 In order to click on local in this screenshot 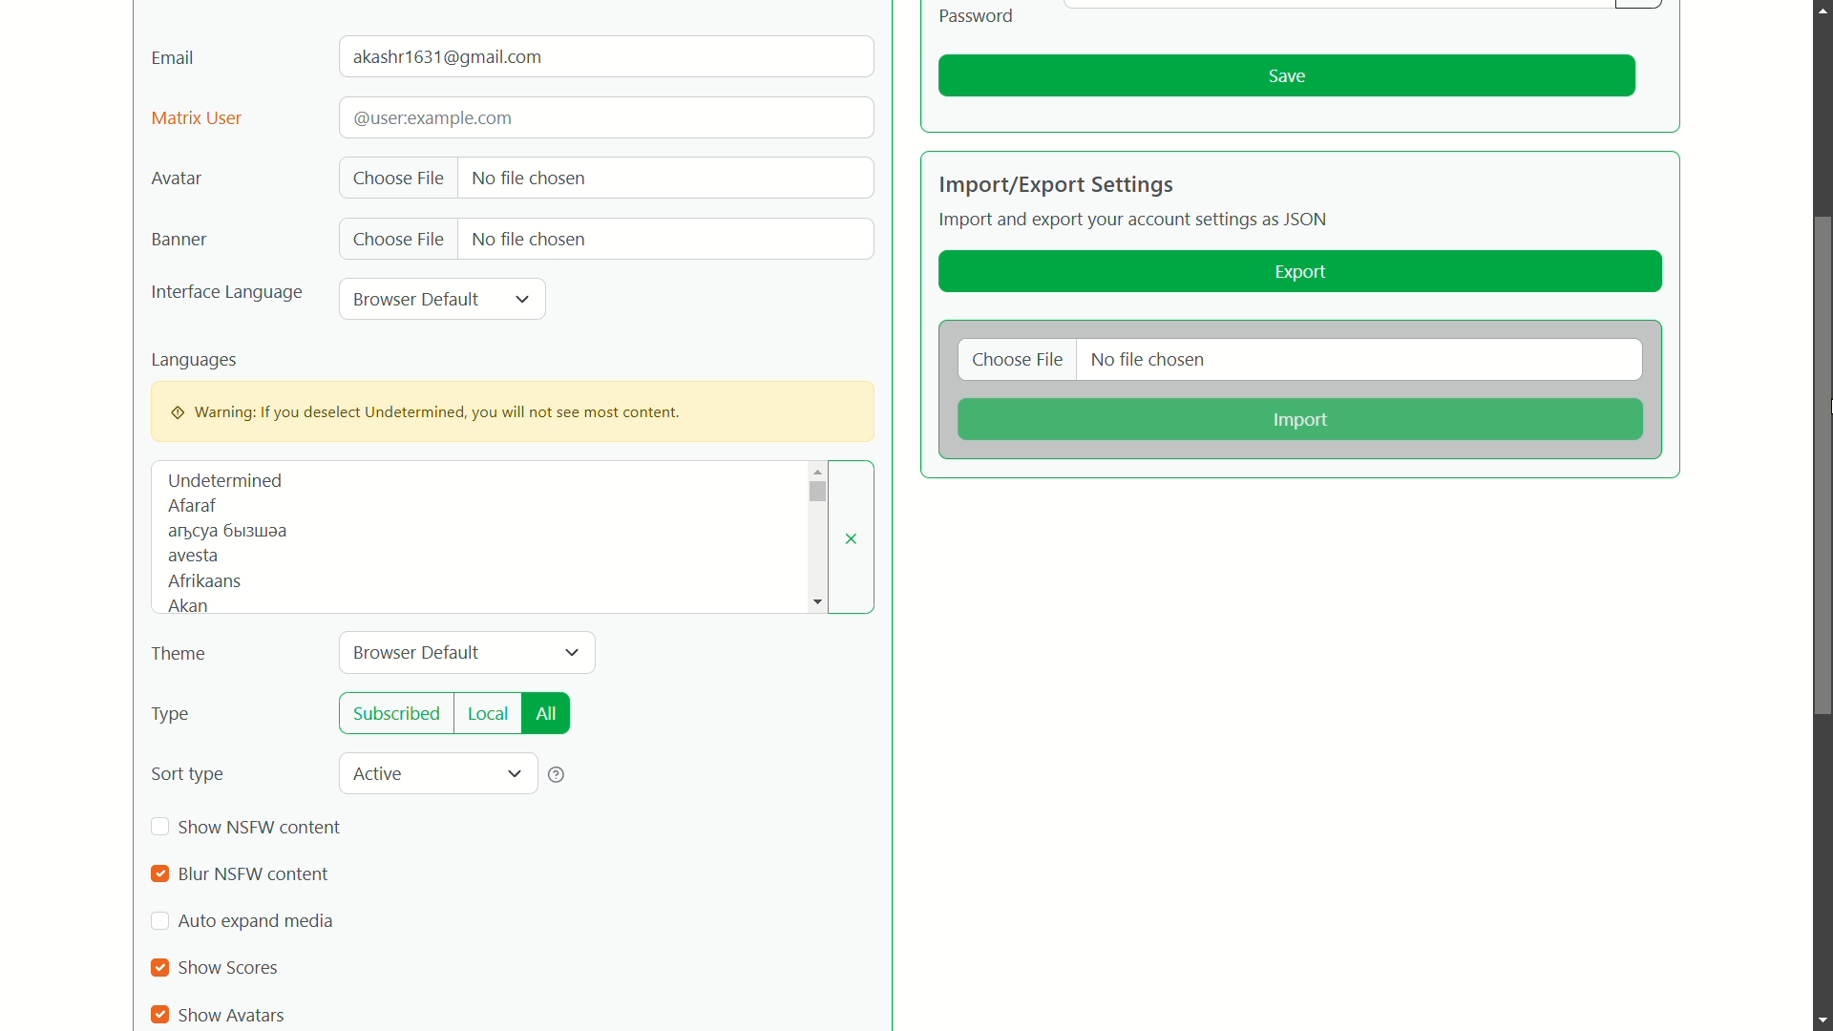, I will do `click(488, 713)`.